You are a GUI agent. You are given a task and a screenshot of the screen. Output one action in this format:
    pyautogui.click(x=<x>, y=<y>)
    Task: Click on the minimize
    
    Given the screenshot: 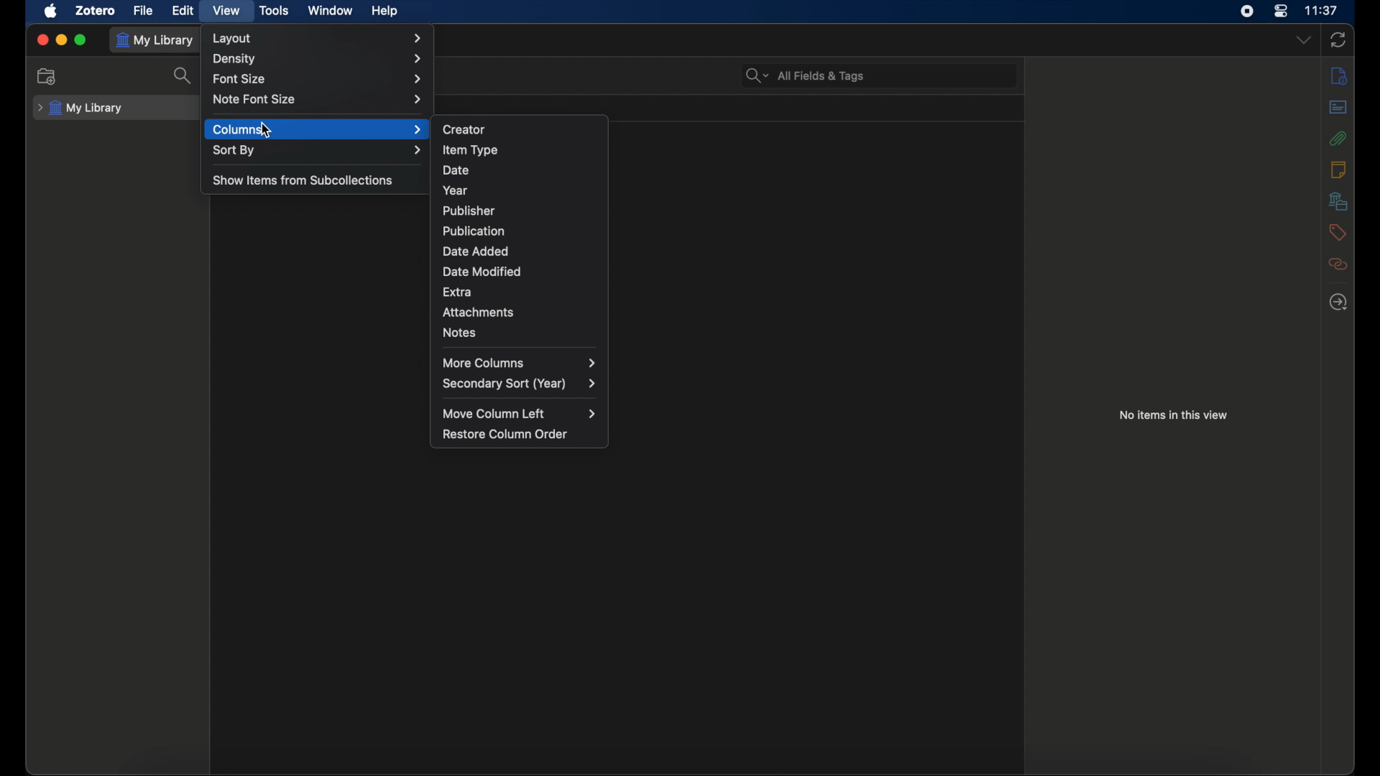 What is the action you would take?
    pyautogui.click(x=62, y=40)
    